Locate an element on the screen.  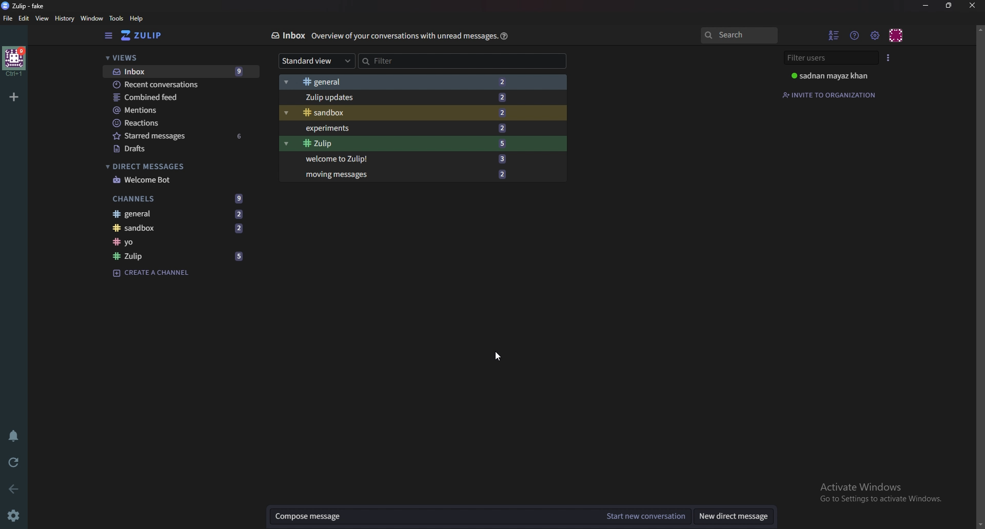
Scroll bar is located at coordinates (980, 276).